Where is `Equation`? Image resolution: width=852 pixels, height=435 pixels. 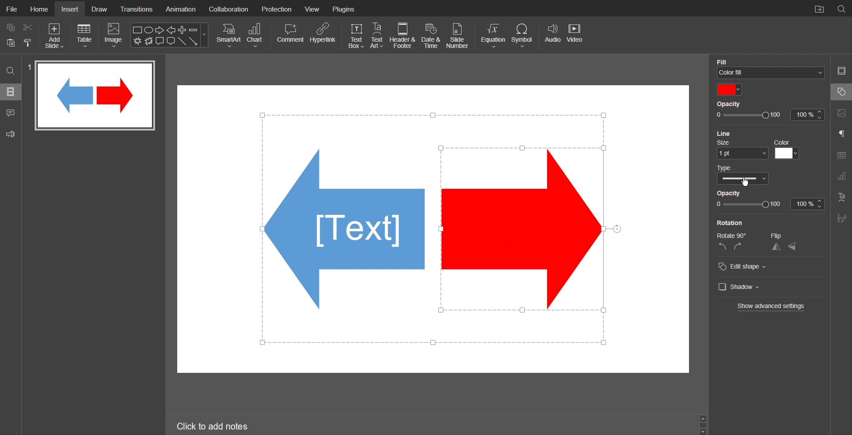 Equation is located at coordinates (492, 36).